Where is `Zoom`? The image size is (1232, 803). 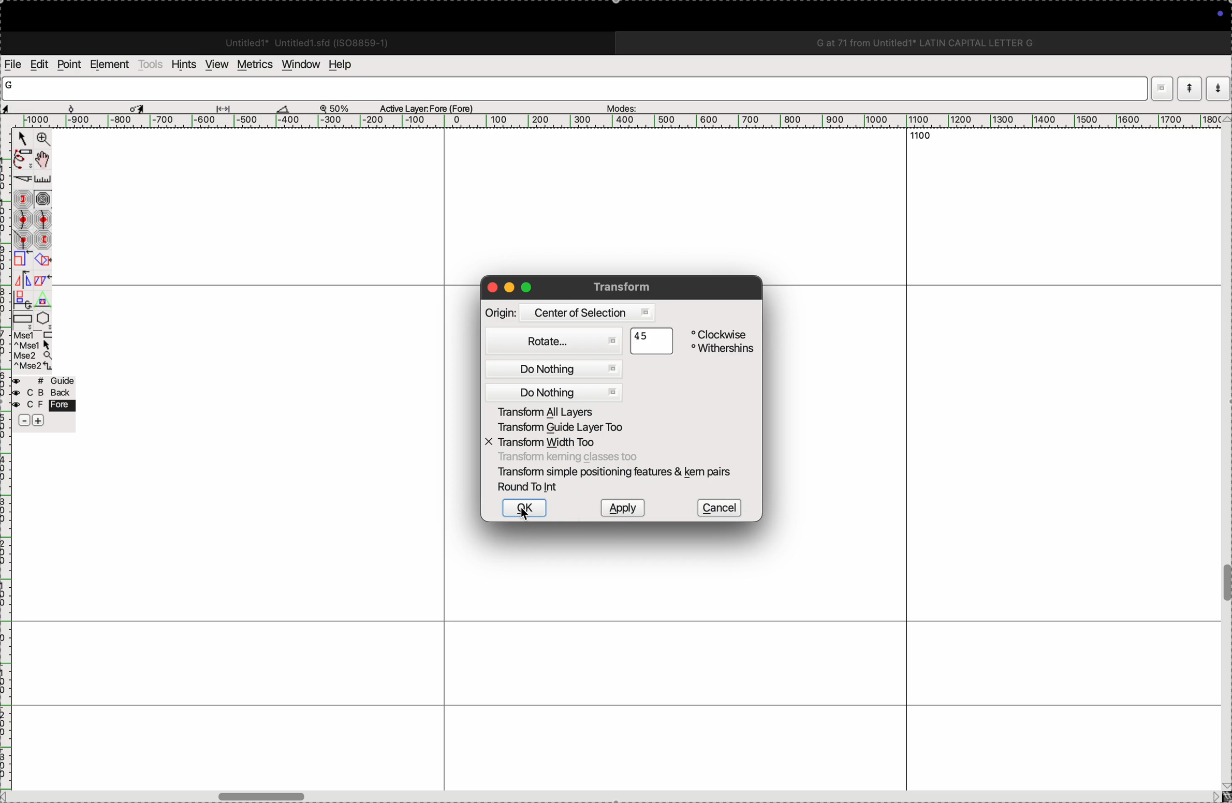 Zoom is located at coordinates (42, 139).